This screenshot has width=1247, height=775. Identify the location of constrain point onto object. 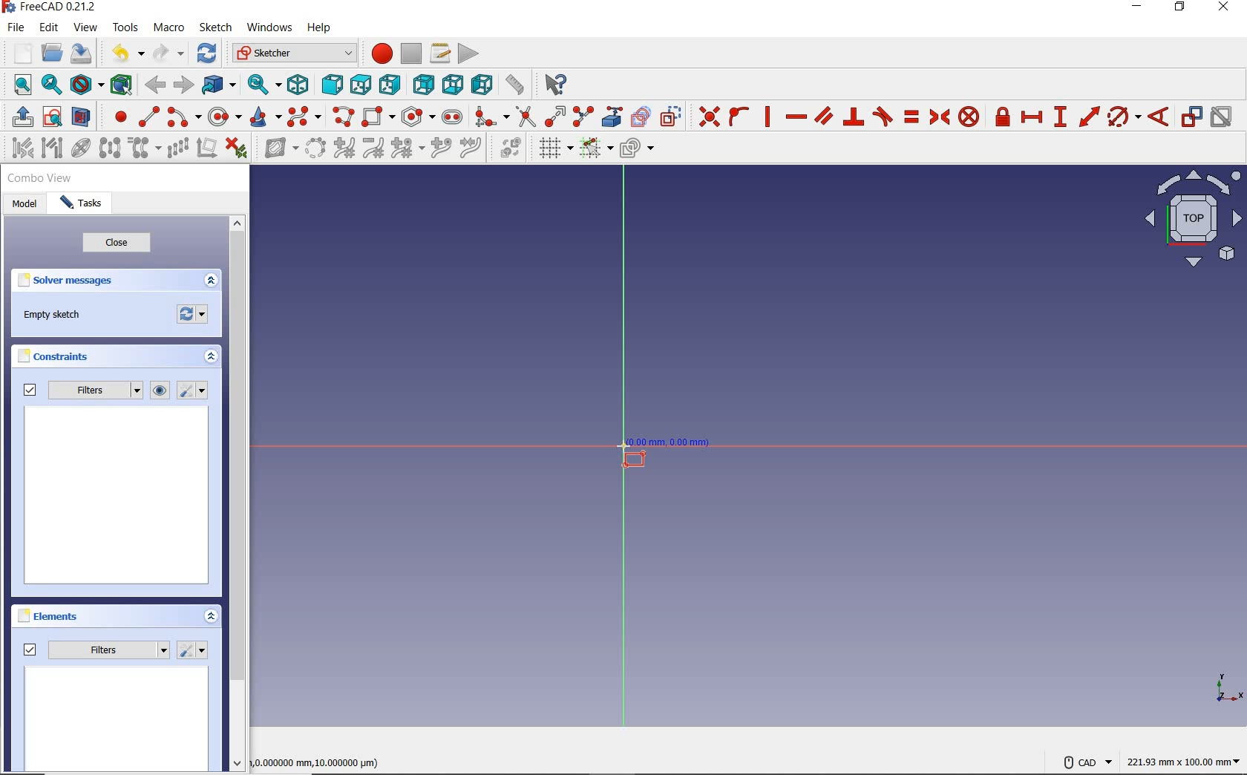
(739, 117).